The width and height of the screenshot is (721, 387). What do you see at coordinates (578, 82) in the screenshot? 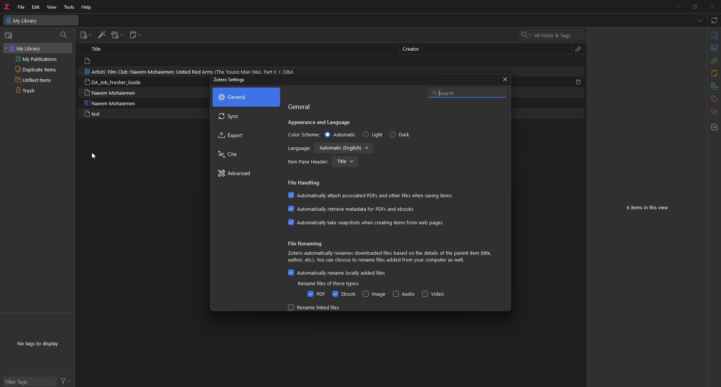
I see `pdf` at bounding box center [578, 82].